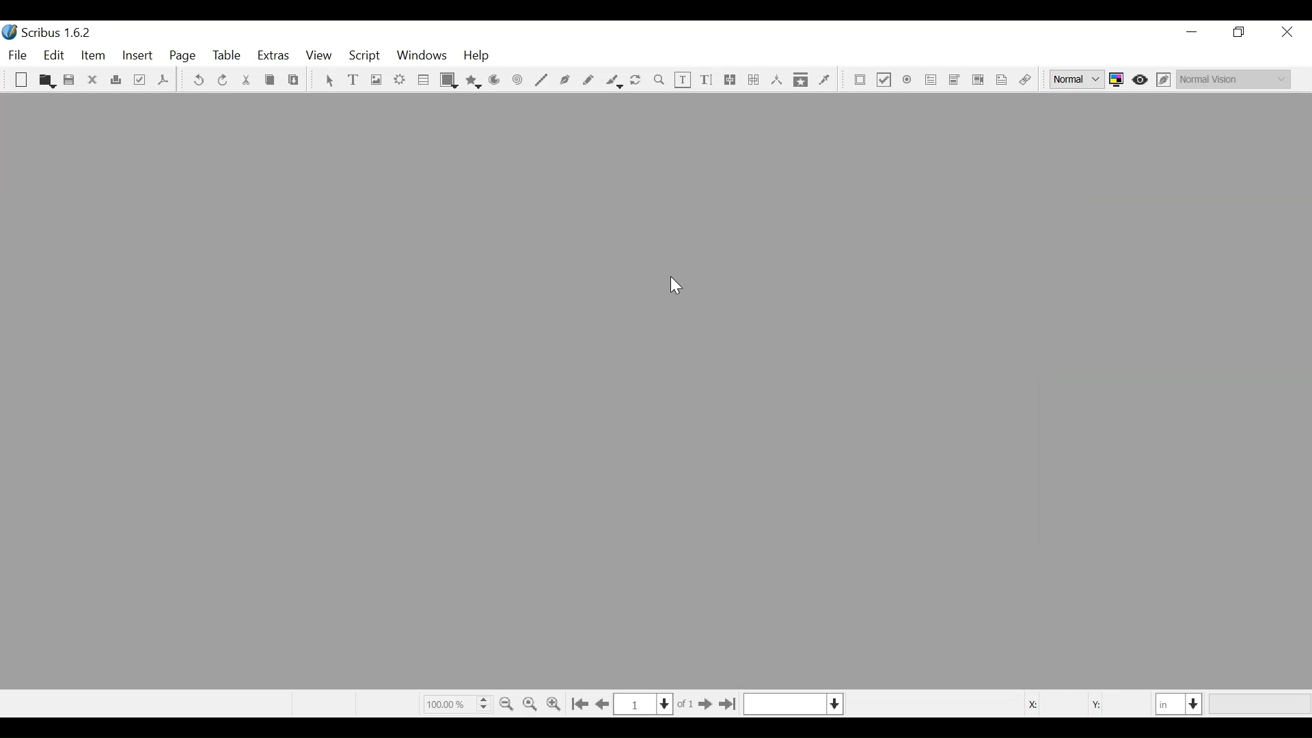 The height and width of the screenshot is (738, 1312). Describe the element at coordinates (931, 81) in the screenshot. I see `PDF Combo Box` at that location.